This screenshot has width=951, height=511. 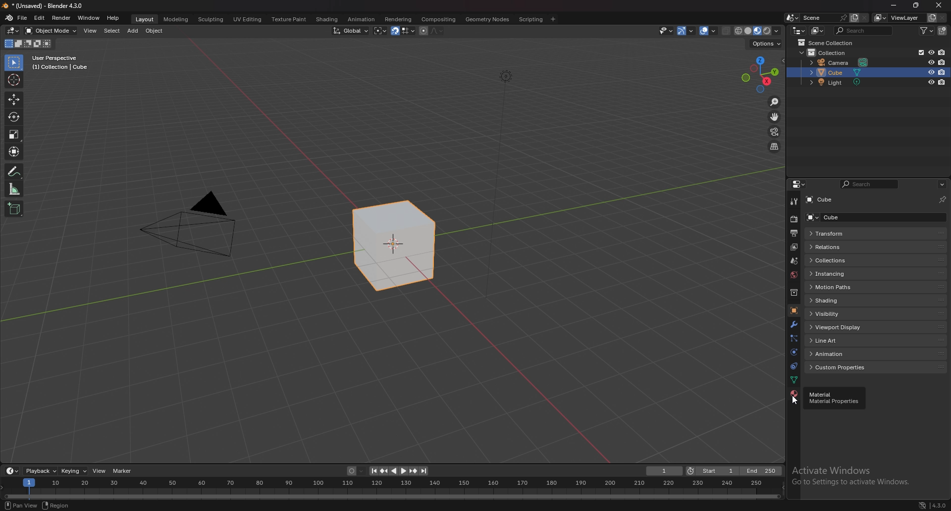 What do you see at coordinates (774, 132) in the screenshot?
I see `camera view` at bounding box center [774, 132].